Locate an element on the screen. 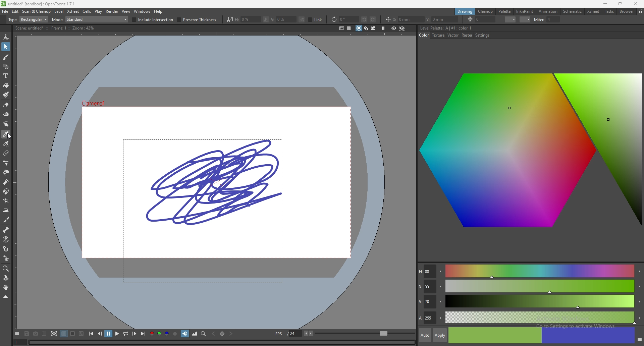 The image size is (644, 346). iron tool is located at coordinates (6, 211).